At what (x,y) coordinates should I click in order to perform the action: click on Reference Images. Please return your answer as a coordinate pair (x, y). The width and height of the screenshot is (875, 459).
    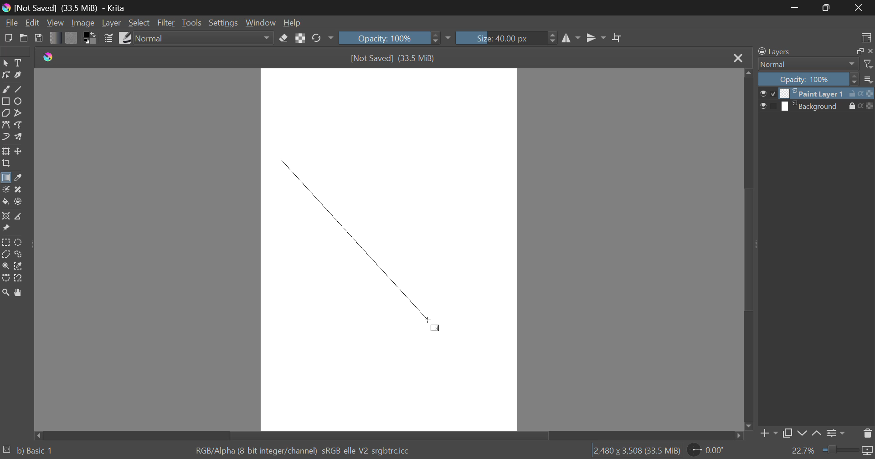
    Looking at the image, I should click on (5, 229).